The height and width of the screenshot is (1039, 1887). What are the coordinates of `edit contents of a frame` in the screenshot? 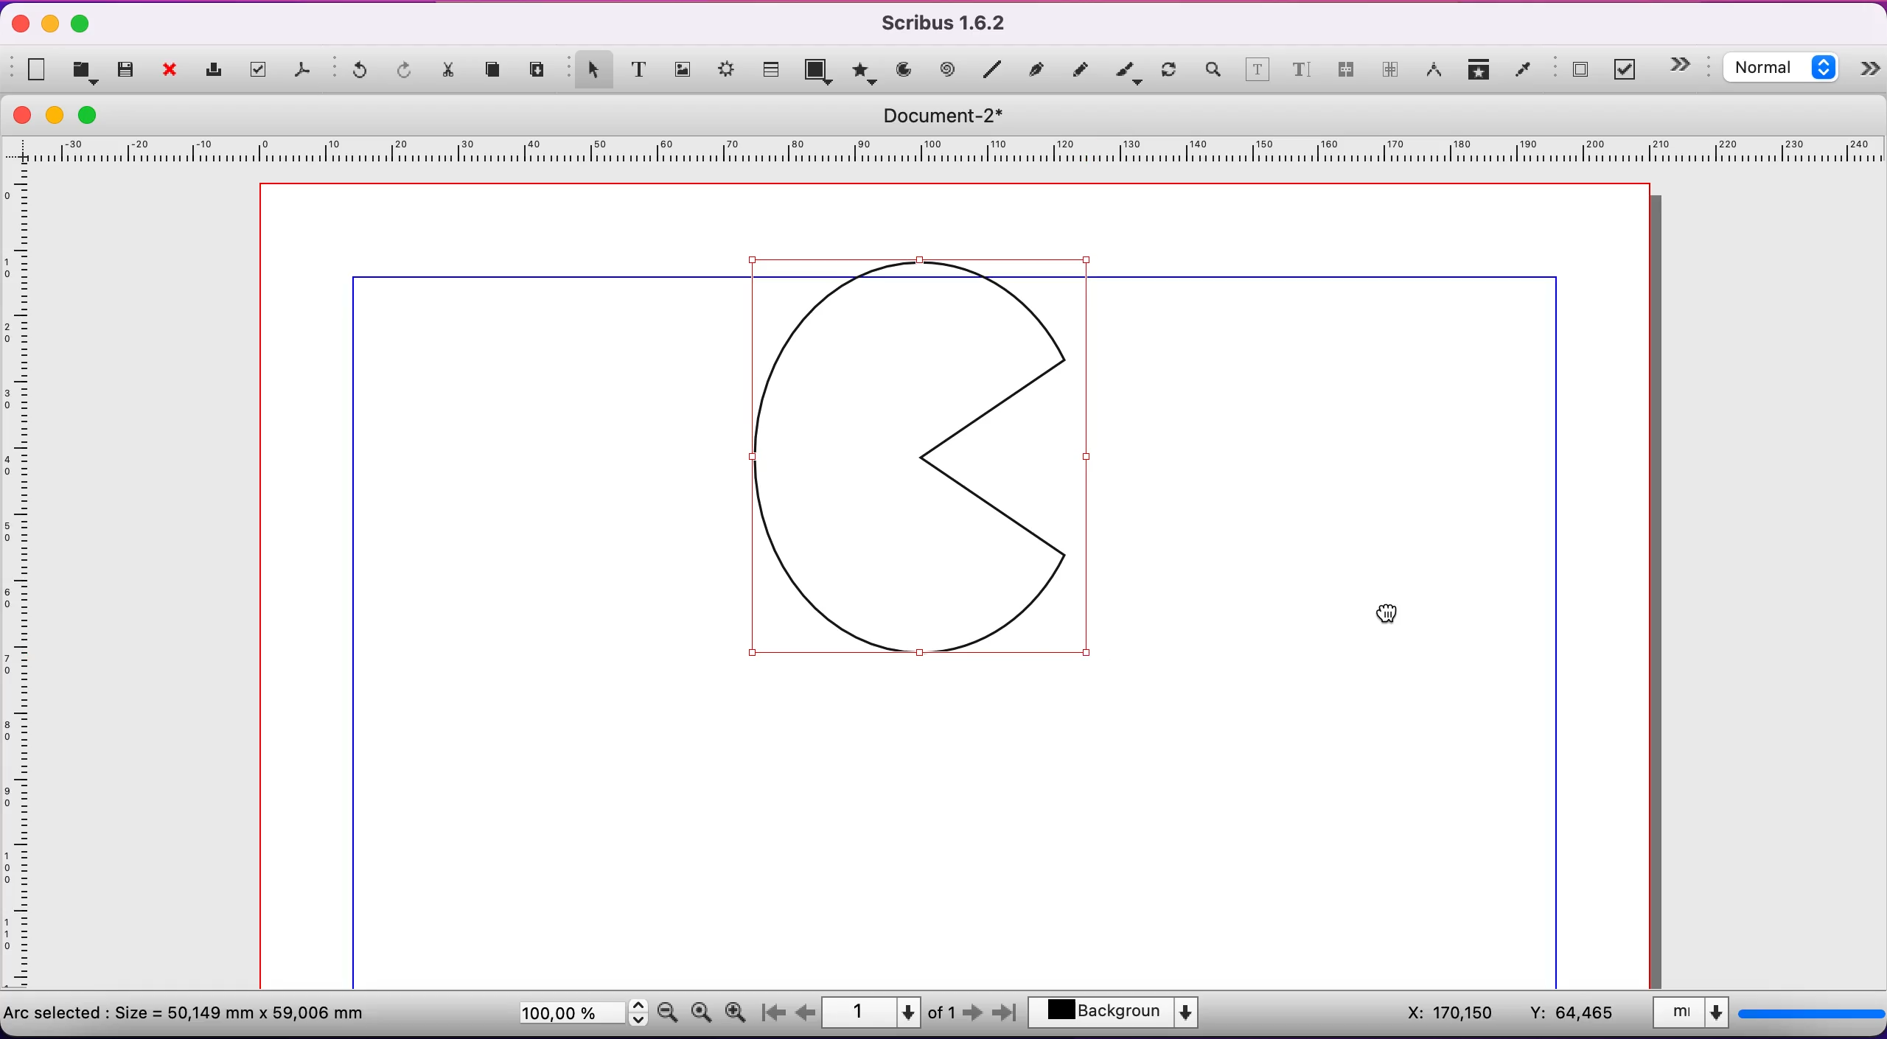 It's located at (1258, 72).